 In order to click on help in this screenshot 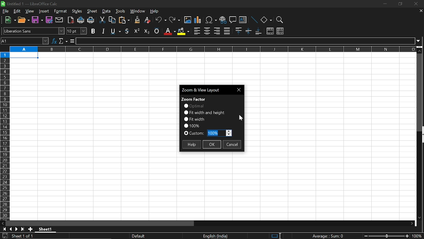, I will do `click(191, 144)`.